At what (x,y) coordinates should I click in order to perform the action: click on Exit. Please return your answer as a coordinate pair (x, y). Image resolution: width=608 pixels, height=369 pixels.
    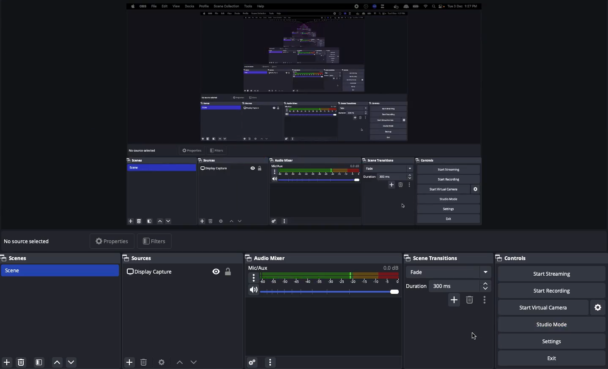
    Looking at the image, I should click on (551, 359).